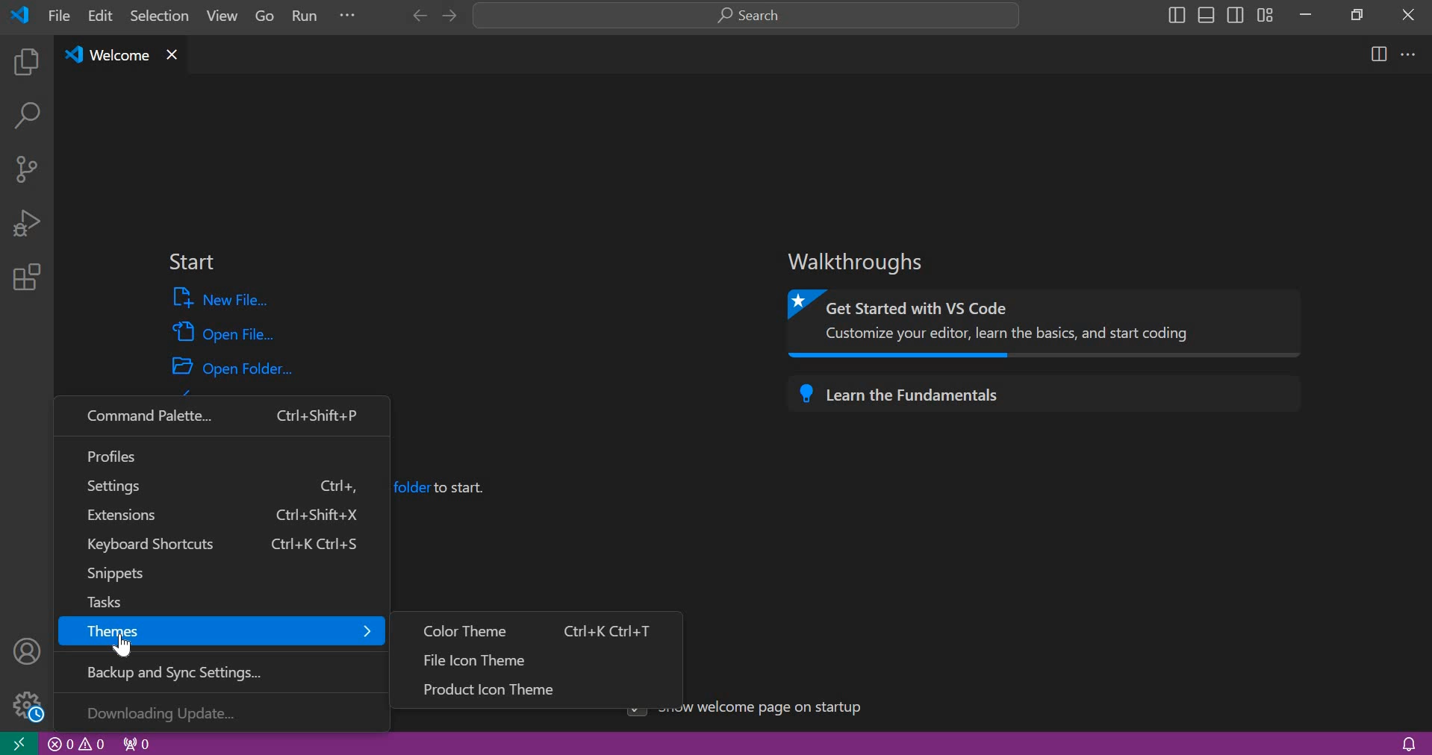  I want to click on tasks, so click(211, 599).